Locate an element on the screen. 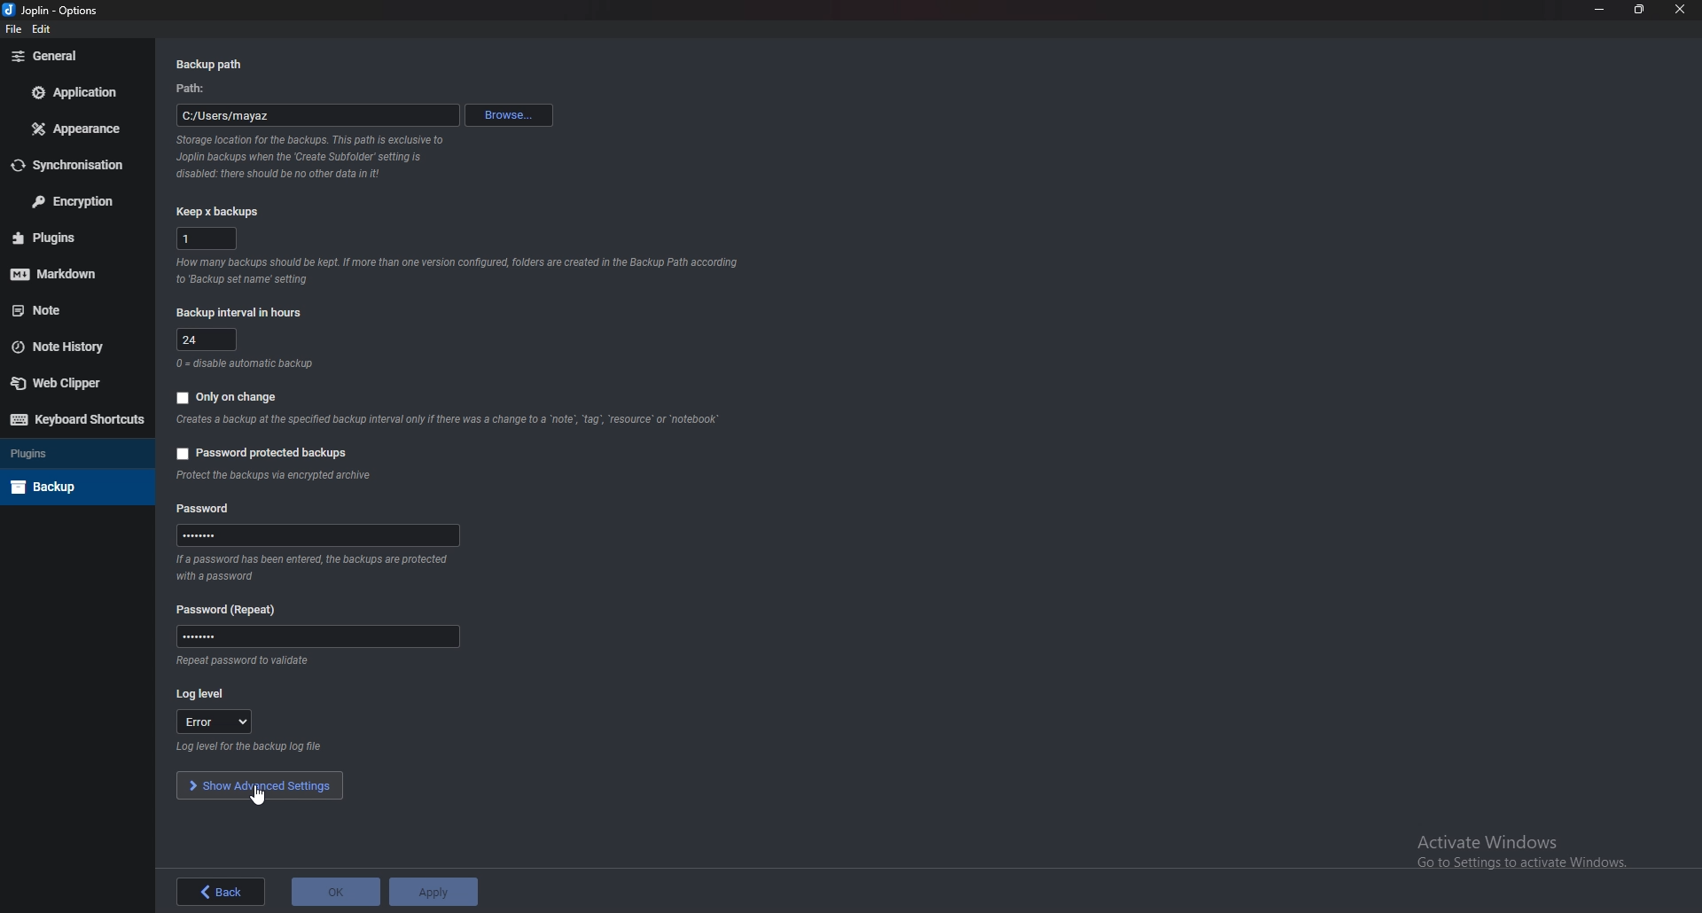 This screenshot has height=913, width=1702. cursor is located at coordinates (260, 793).